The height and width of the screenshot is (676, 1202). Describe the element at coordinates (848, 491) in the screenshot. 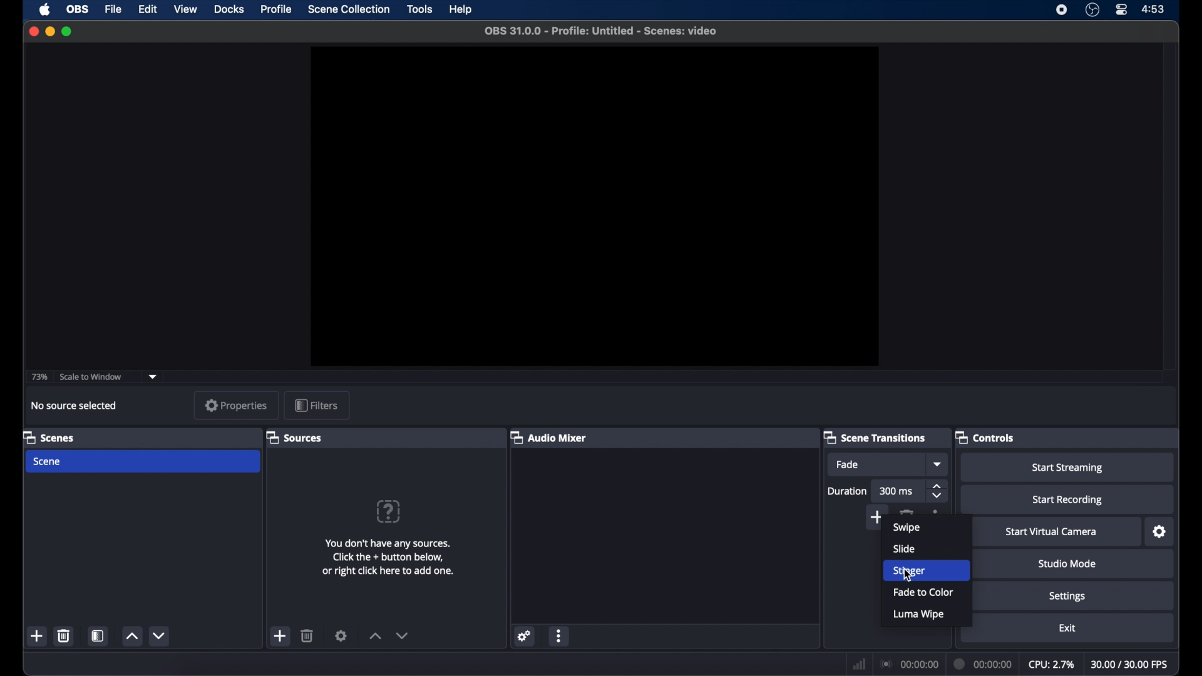

I see `duration` at that location.